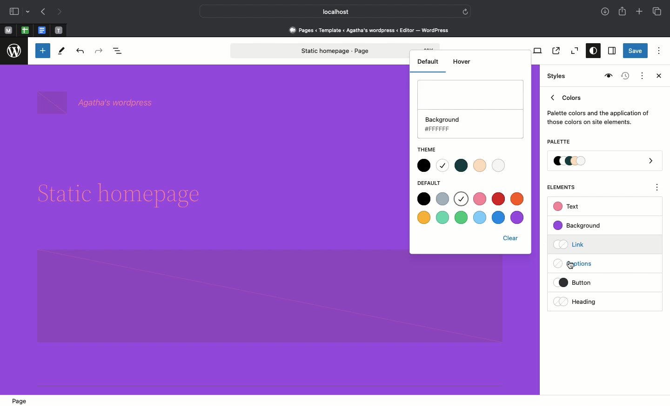  I want to click on options, so click(657, 189).